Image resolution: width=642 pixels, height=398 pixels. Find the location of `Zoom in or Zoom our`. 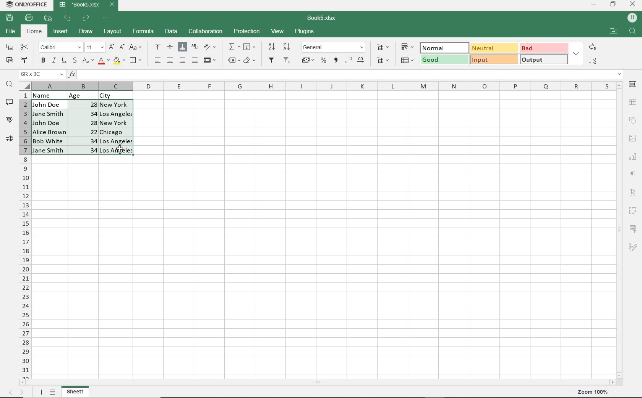

Zoom in or Zoom our is located at coordinates (595, 392).